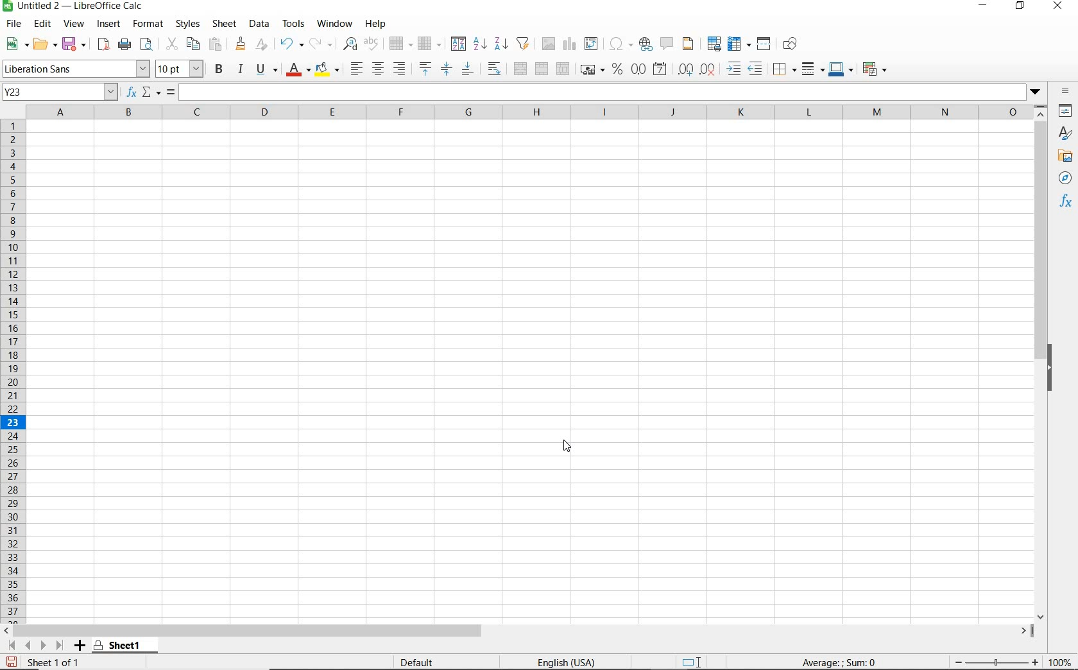 This screenshot has height=670, width=1078. What do you see at coordinates (151, 93) in the screenshot?
I see `SELECT FUNCTION` at bounding box center [151, 93].